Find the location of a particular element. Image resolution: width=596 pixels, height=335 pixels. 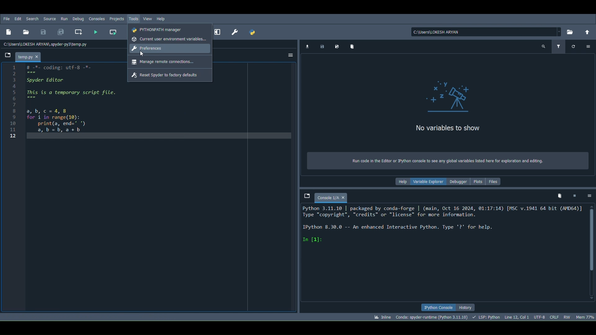

Projects is located at coordinates (117, 18).